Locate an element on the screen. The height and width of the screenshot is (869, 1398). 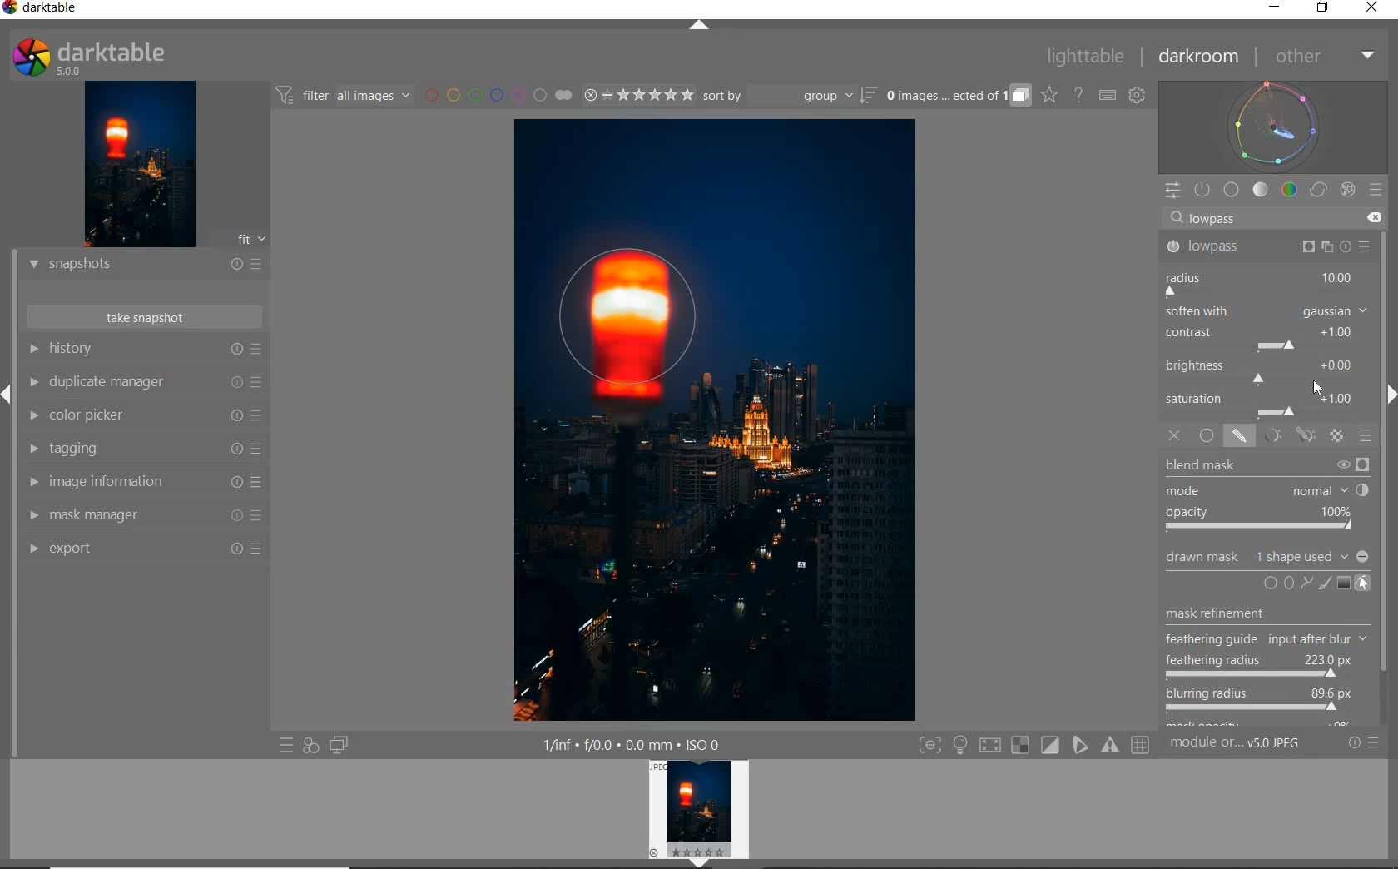
DUPLICATE MANAGER is located at coordinates (147, 384).